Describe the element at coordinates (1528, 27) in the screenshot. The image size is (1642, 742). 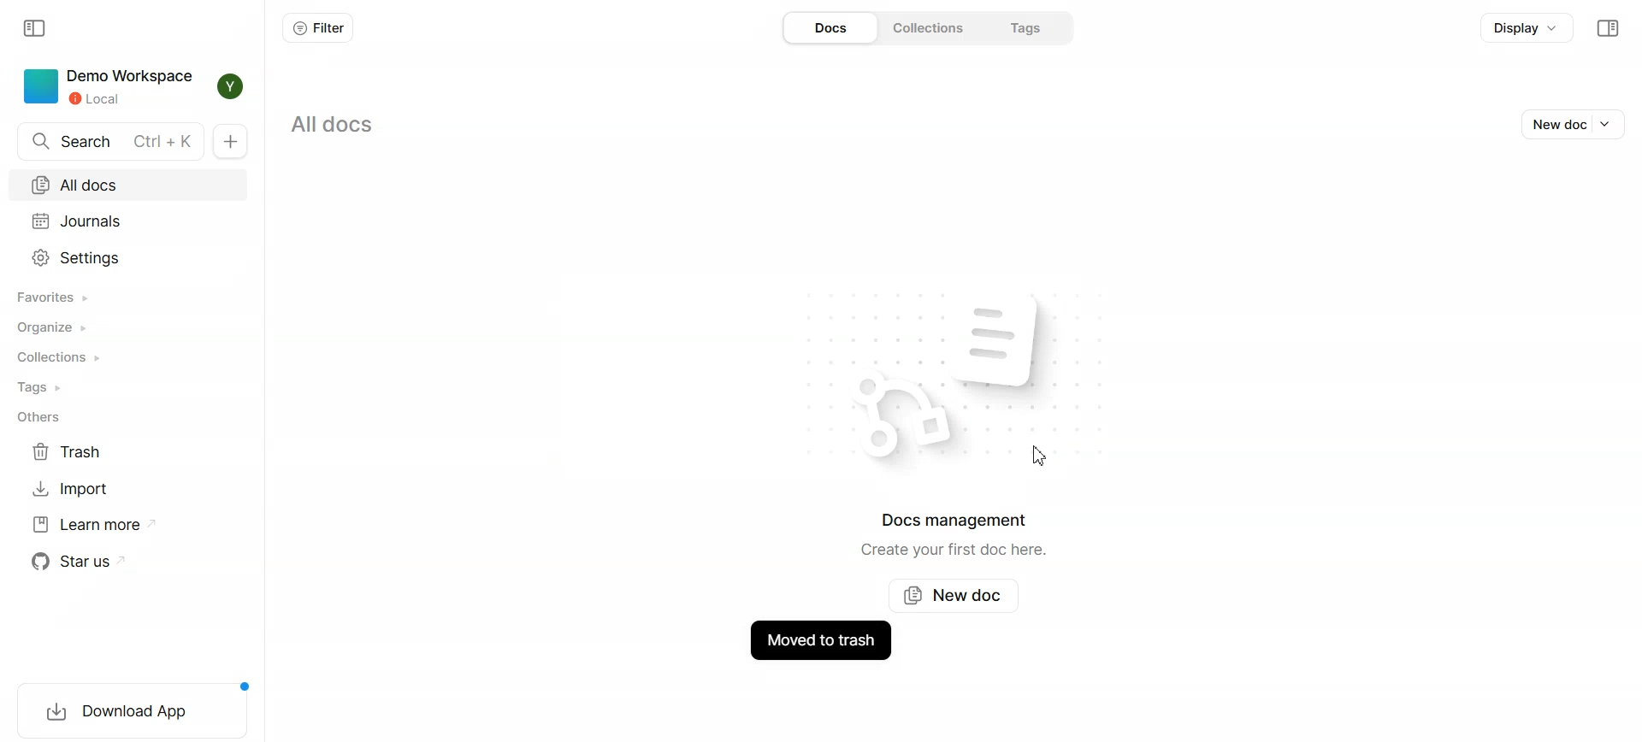
I see `Display` at that location.